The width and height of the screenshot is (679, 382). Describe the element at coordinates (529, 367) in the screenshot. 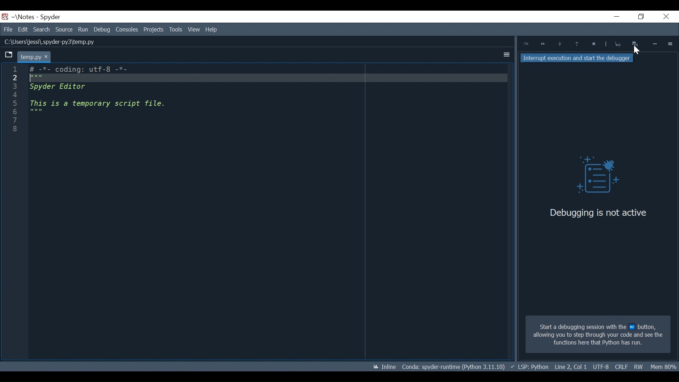

I see `Language` at that location.